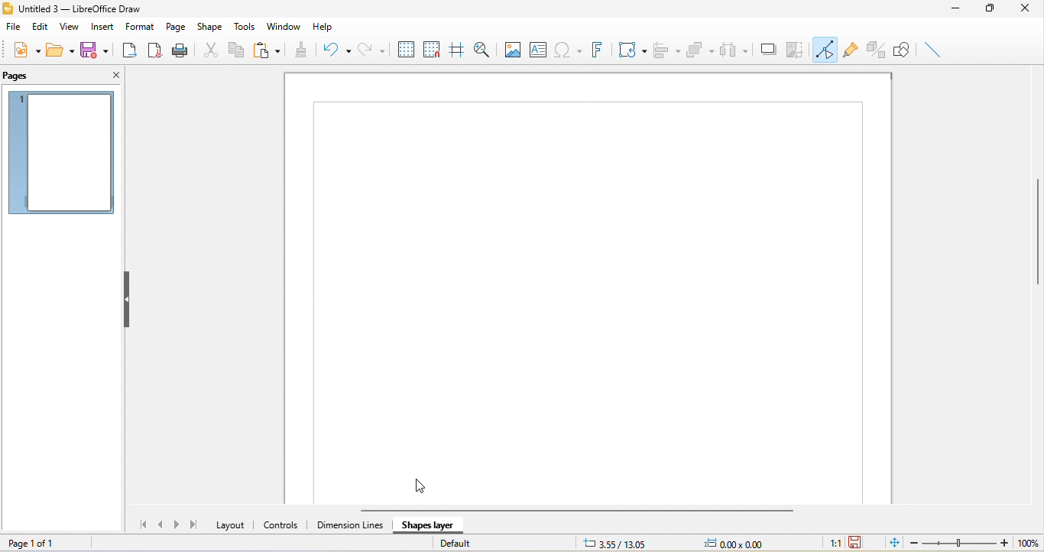 Image resolution: width=1044 pixels, height=552 pixels. I want to click on special character, so click(566, 50).